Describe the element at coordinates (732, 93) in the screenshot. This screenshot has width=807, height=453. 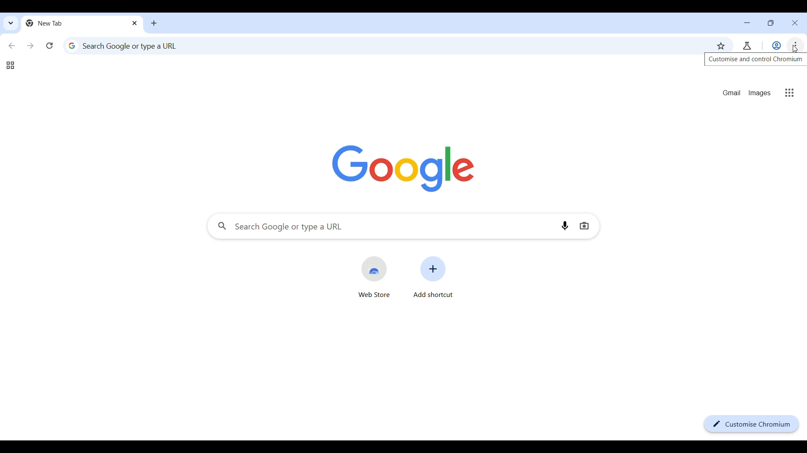
I see `Open Gmail` at that location.